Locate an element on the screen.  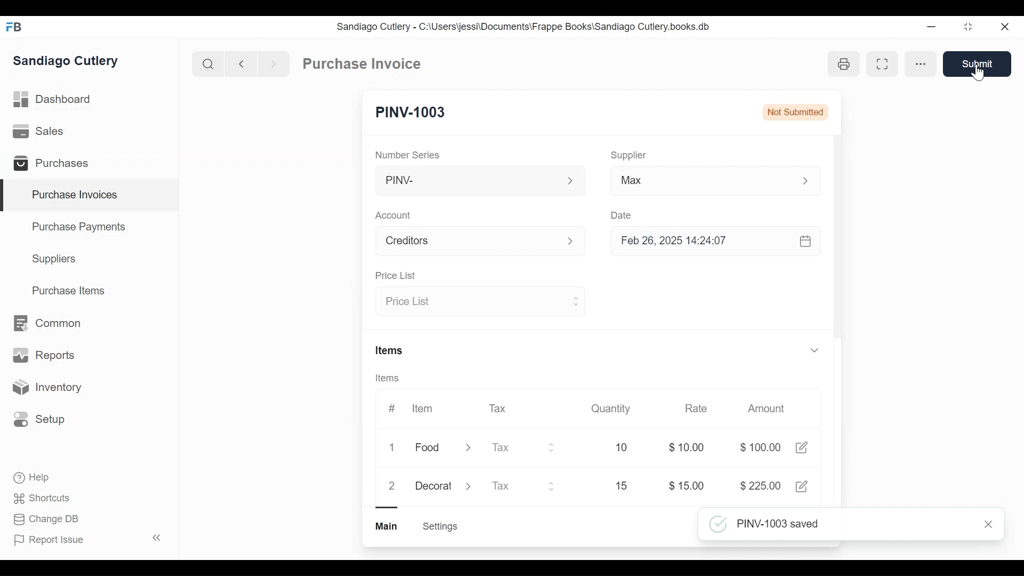
Item is located at coordinates (421, 409).